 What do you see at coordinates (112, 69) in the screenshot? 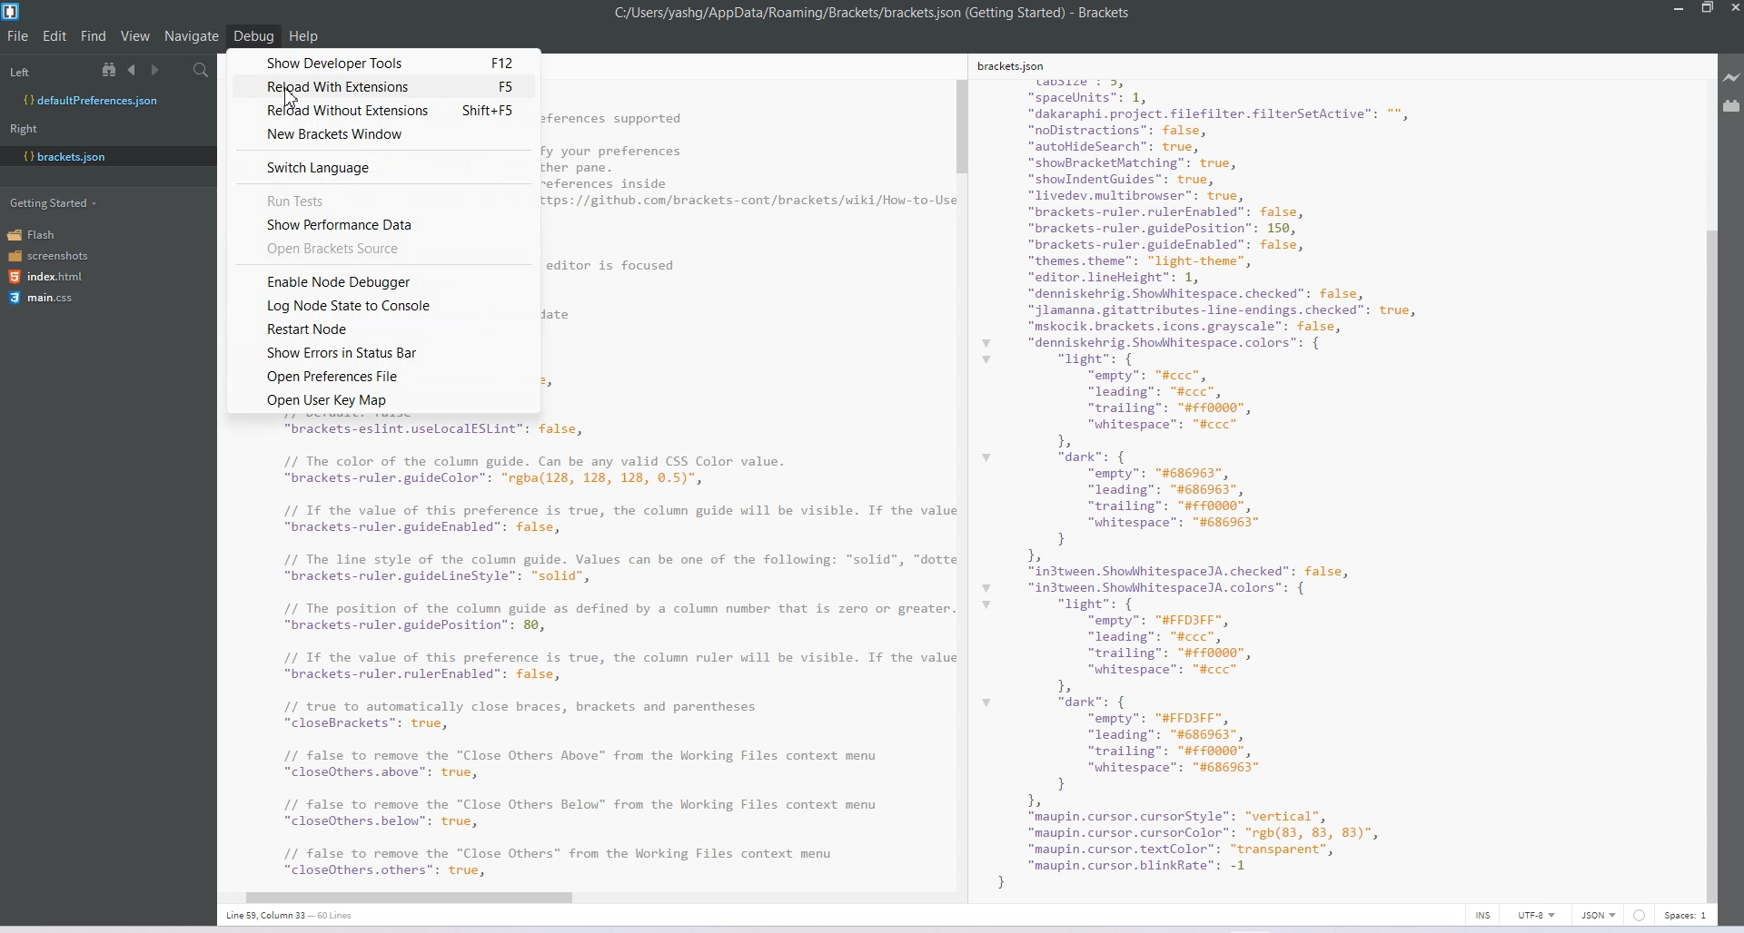
I see `View in file Tree` at bounding box center [112, 69].